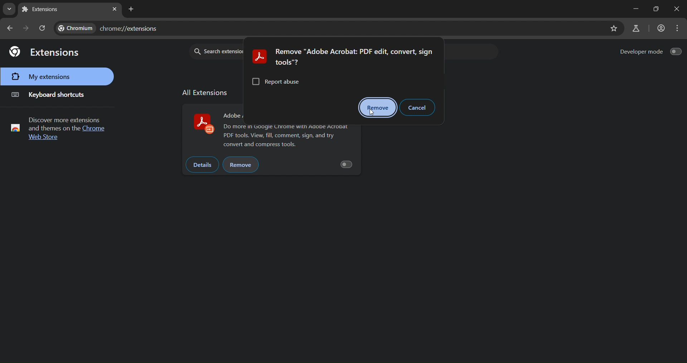  I want to click on text, so click(343, 55).